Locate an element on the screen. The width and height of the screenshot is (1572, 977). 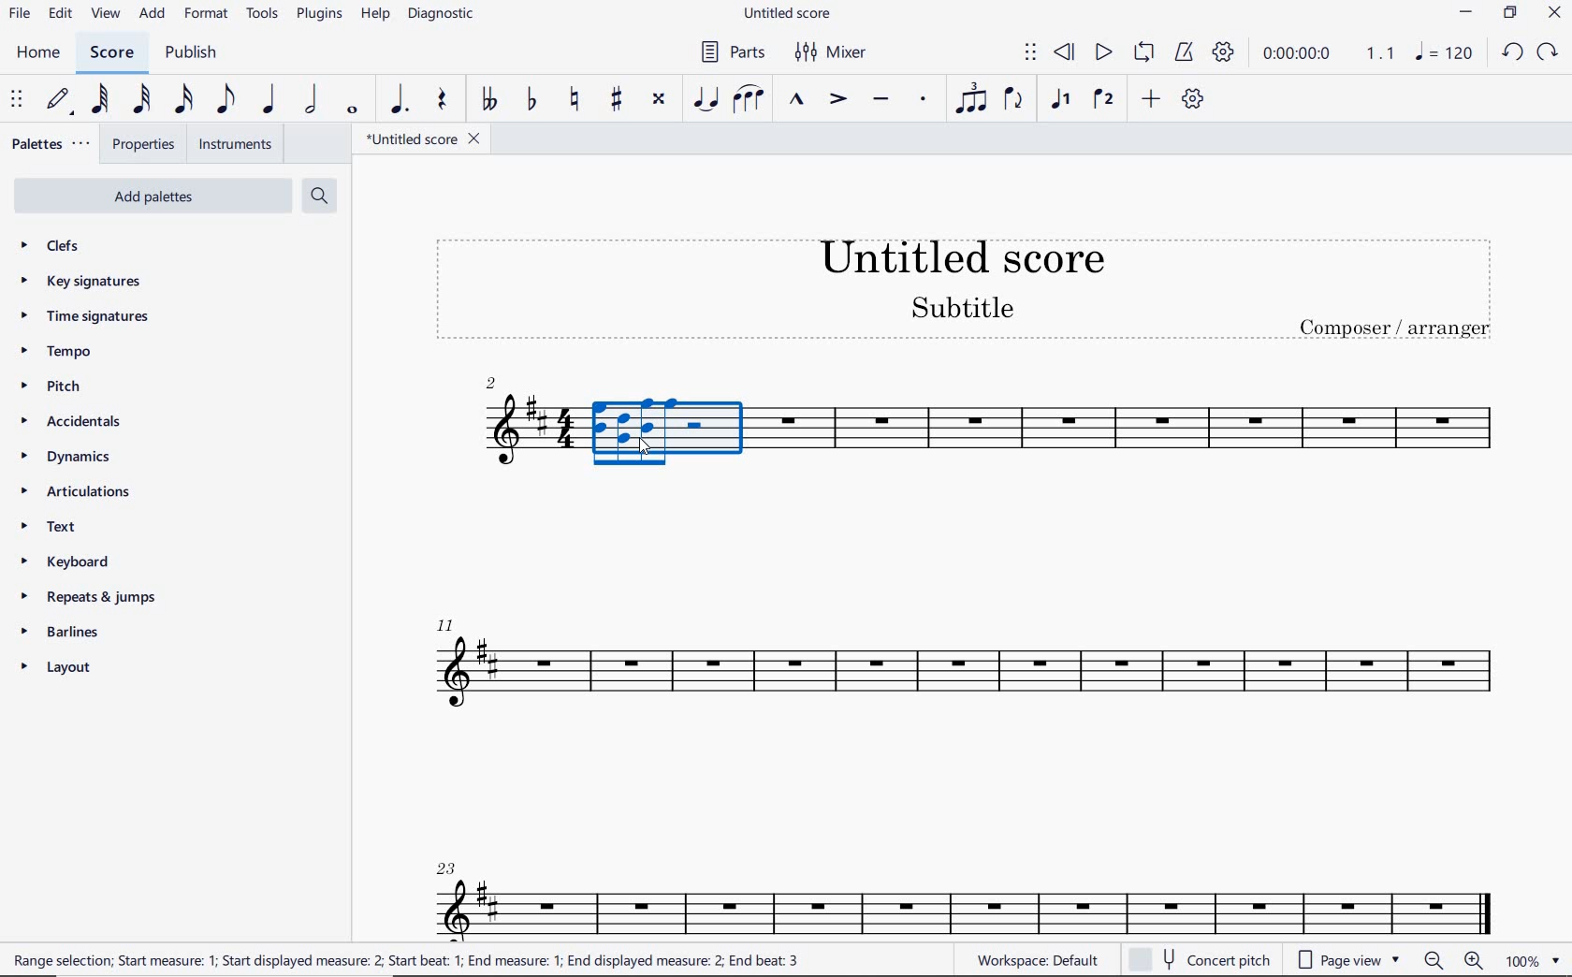
SELECT TO MOVE is located at coordinates (1030, 53).